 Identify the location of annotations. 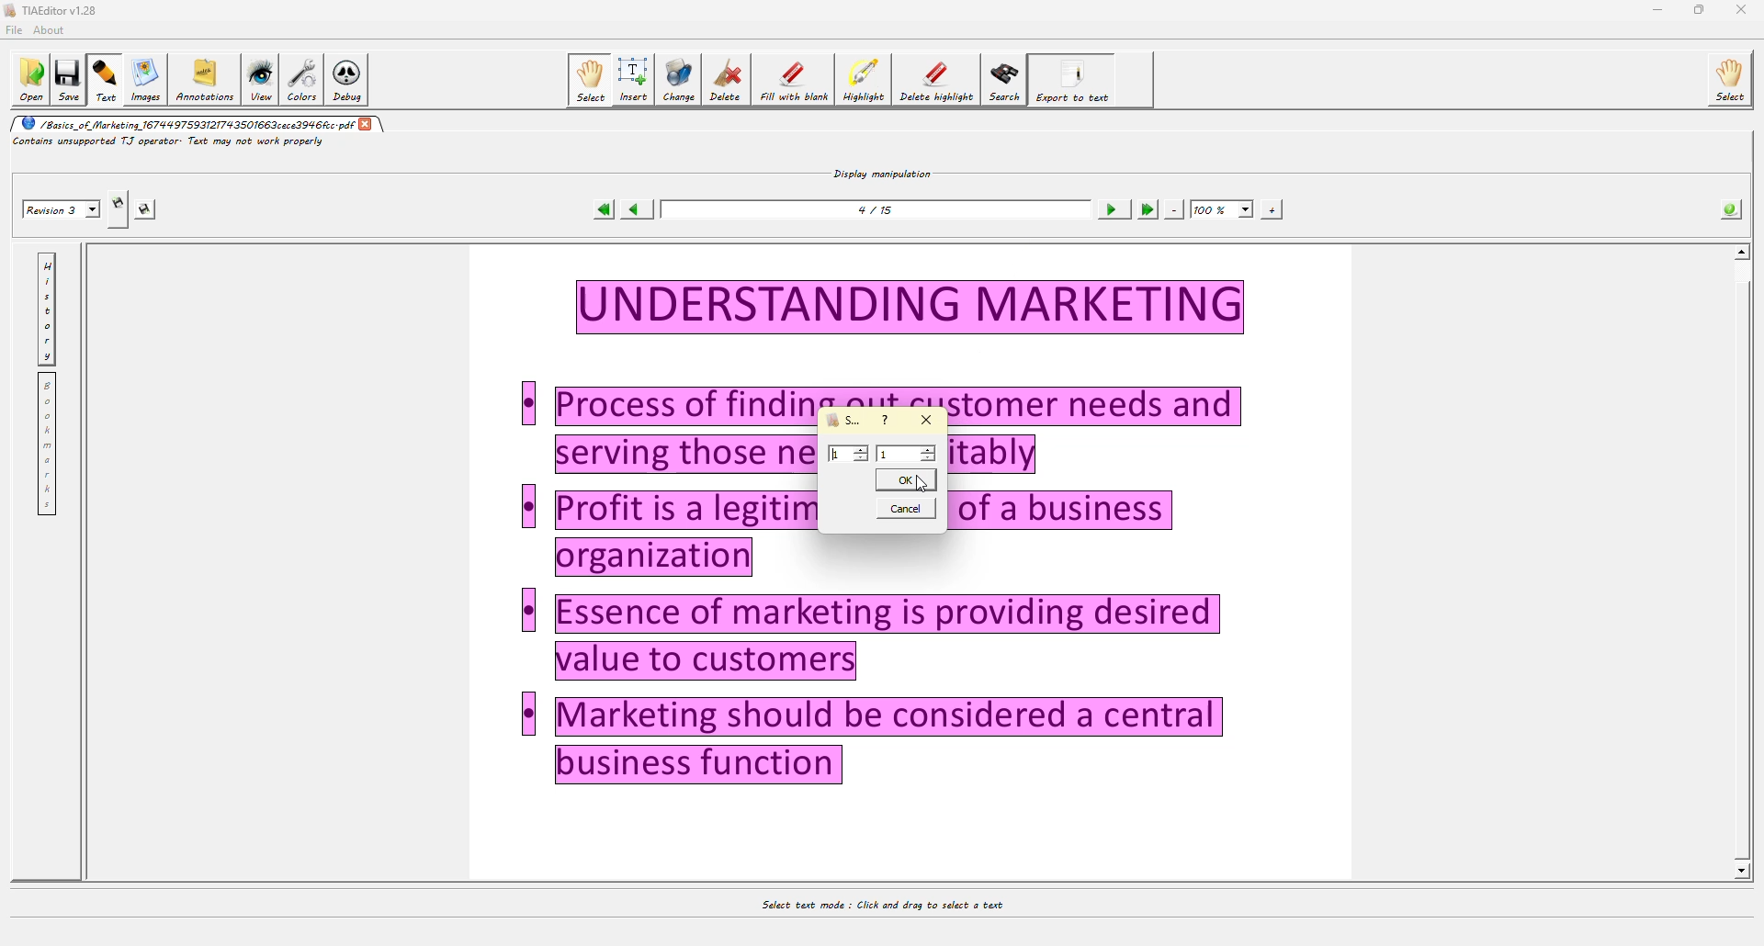
(205, 82).